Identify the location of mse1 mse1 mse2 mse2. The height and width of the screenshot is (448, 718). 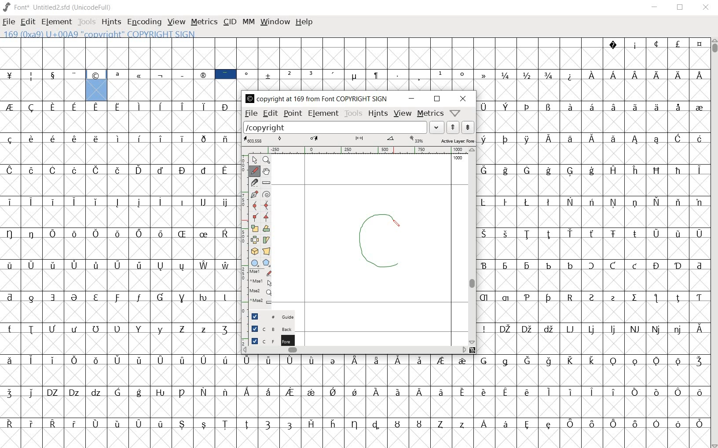
(259, 288).